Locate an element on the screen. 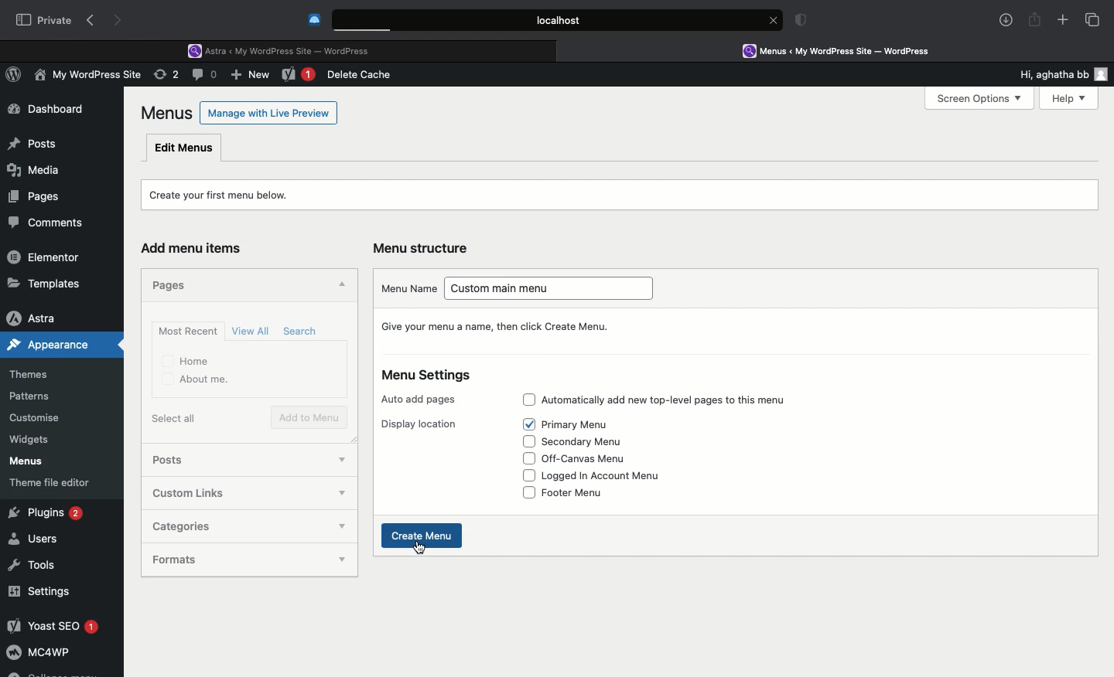 This screenshot has height=677, width=1114. Add menu items is located at coordinates (198, 249).